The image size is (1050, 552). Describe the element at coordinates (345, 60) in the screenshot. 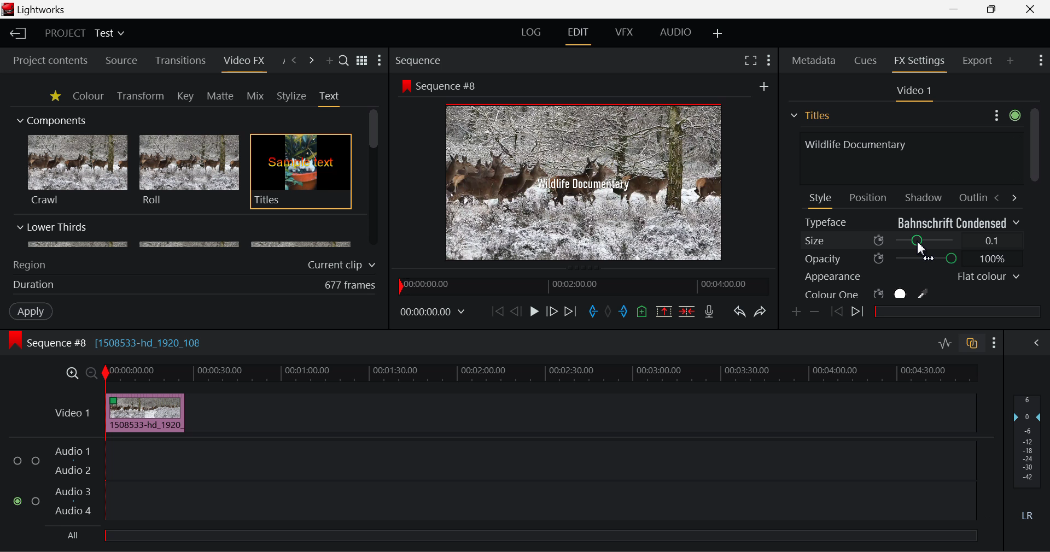

I see `Search` at that location.